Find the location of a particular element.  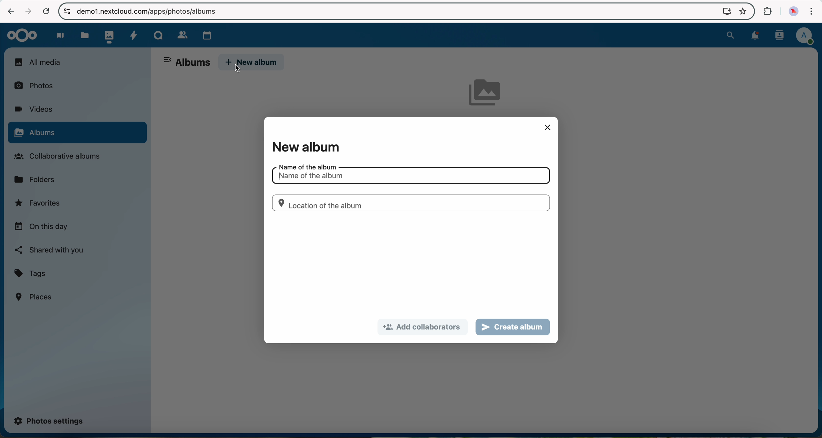

name of the album is located at coordinates (409, 174).